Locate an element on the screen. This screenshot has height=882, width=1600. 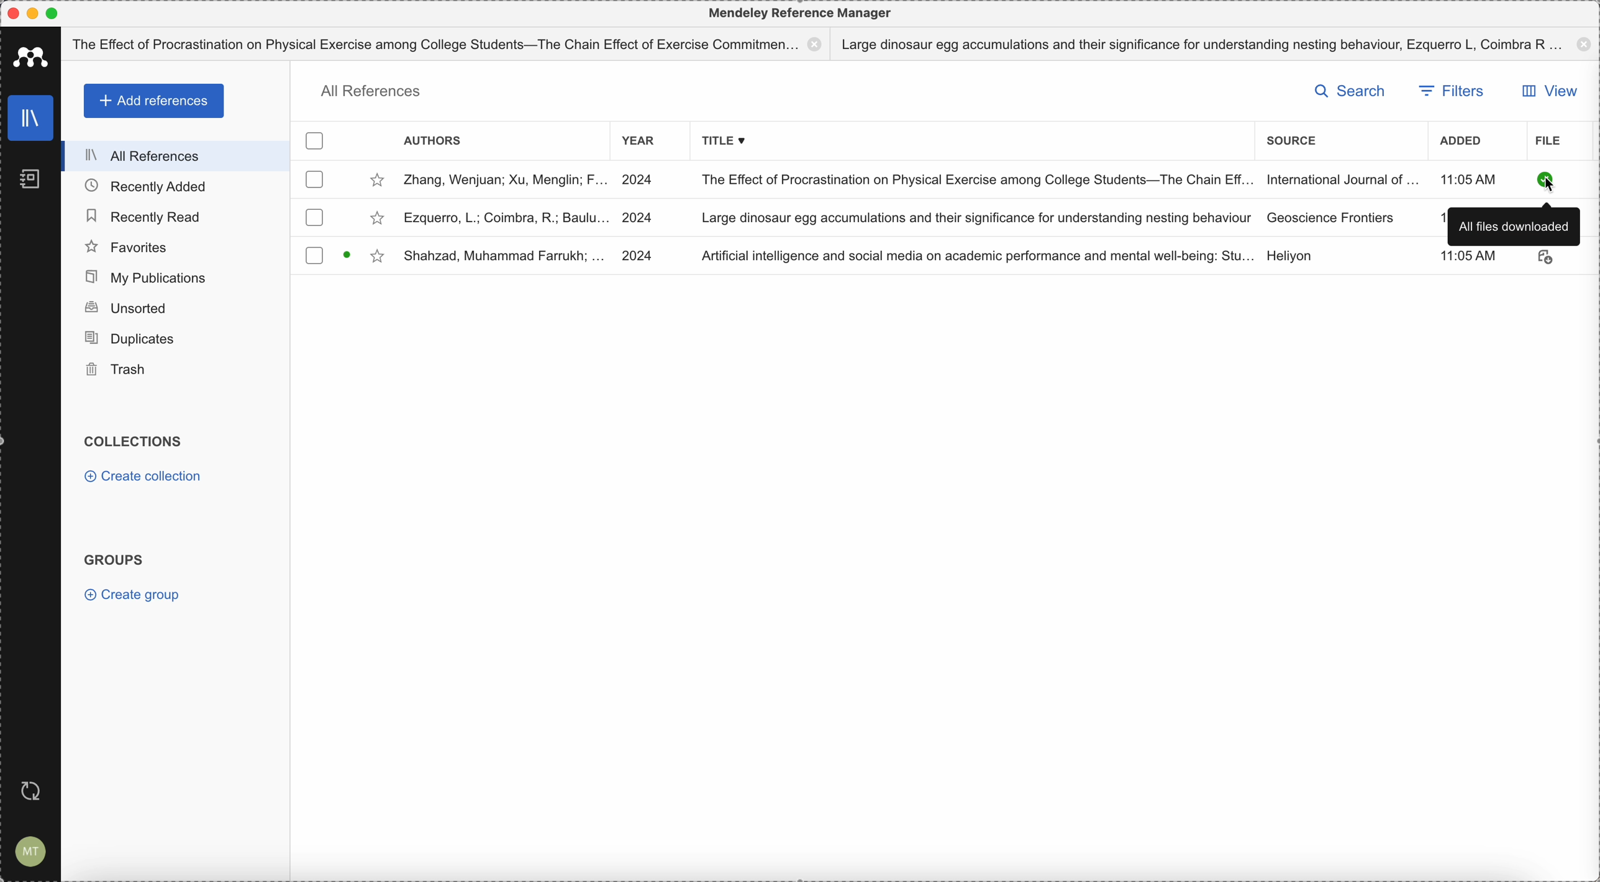
Zhan, Wenjuan; Xu, Menglin is located at coordinates (507, 179).